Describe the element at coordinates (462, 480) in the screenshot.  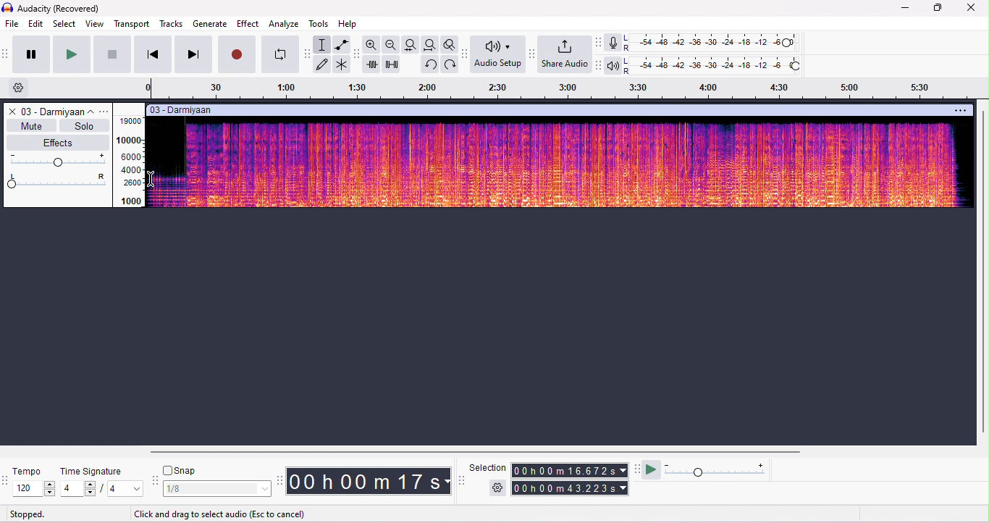
I see `selection tool bar` at that location.